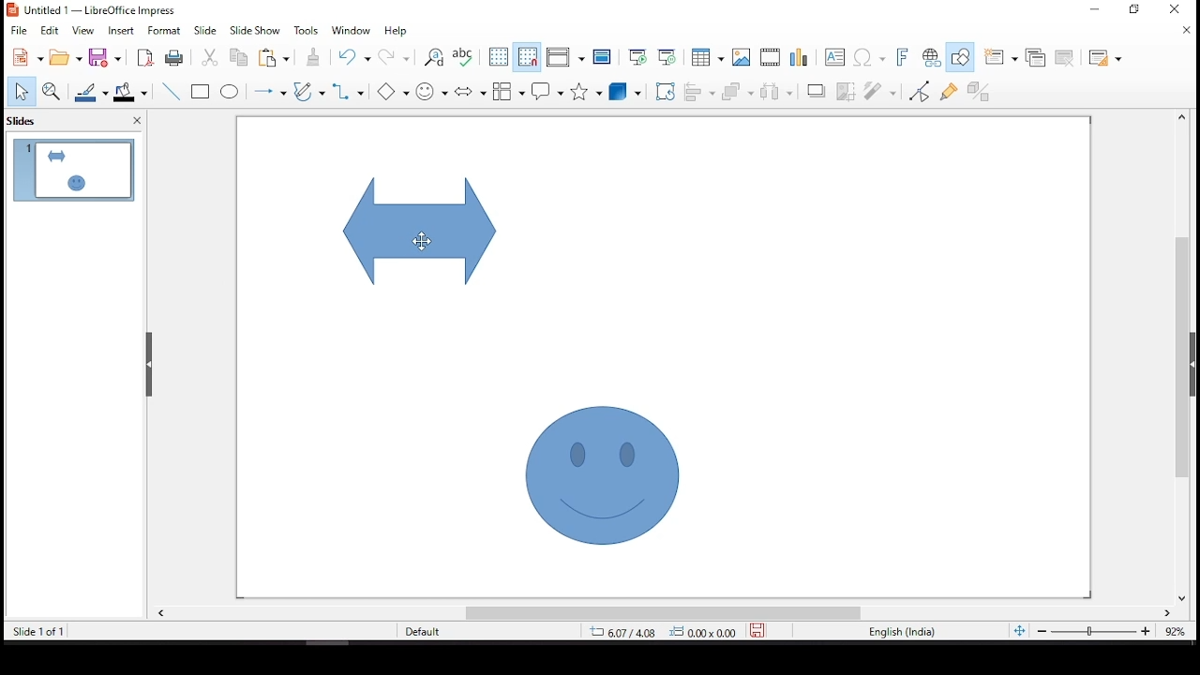 Image resolution: width=1200 pixels, height=675 pixels. Describe the element at coordinates (396, 34) in the screenshot. I see `help` at that location.